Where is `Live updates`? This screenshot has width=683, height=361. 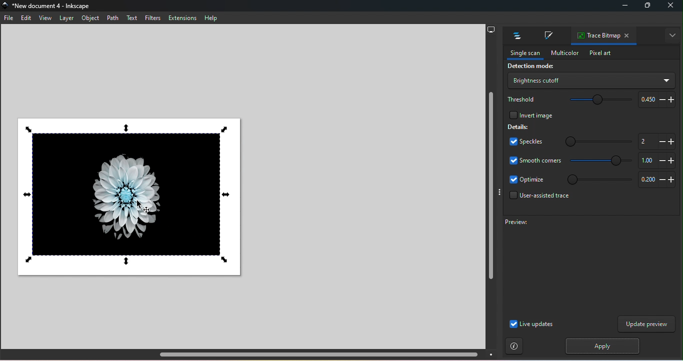 Live updates is located at coordinates (531, 324).